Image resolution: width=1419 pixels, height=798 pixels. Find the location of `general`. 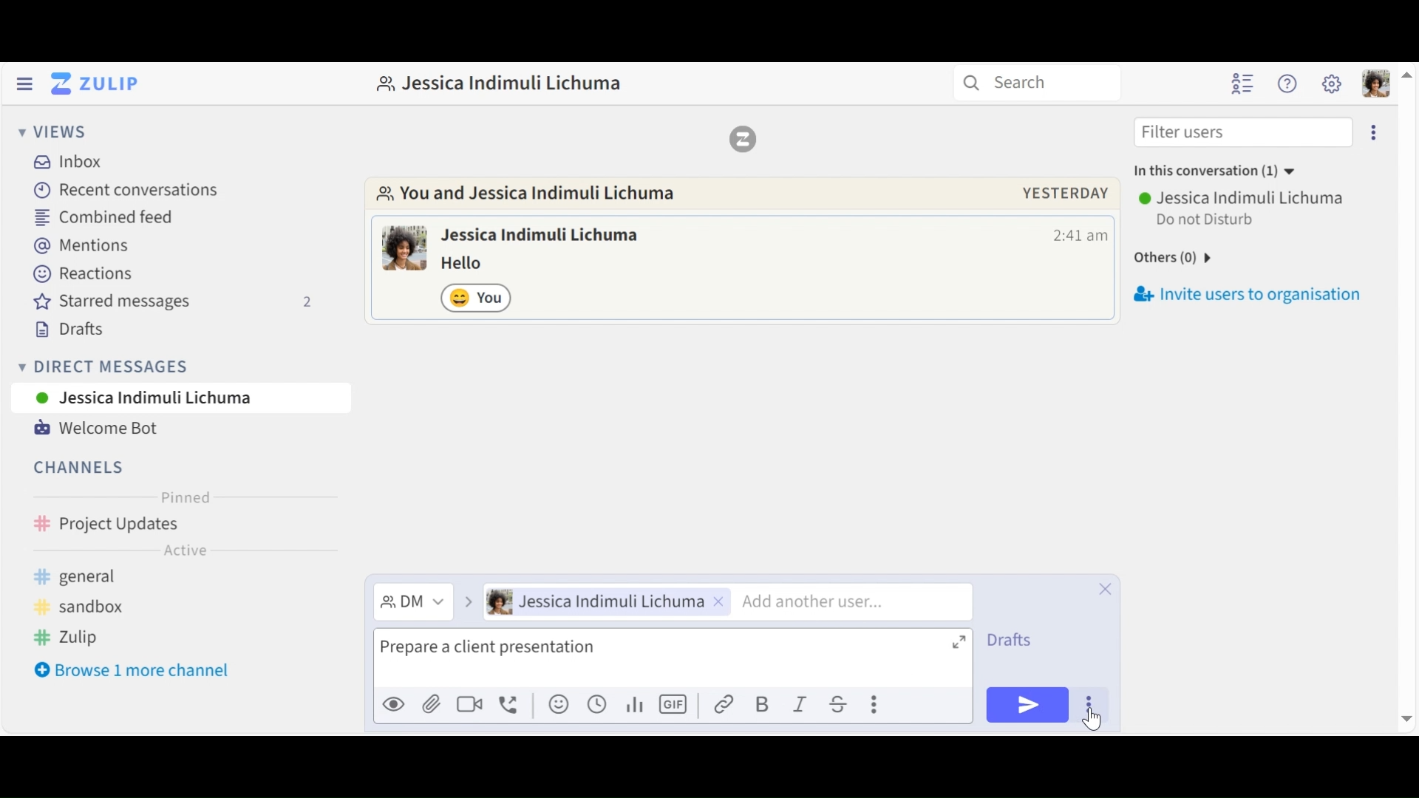

general is located at coordinates (135, 578).